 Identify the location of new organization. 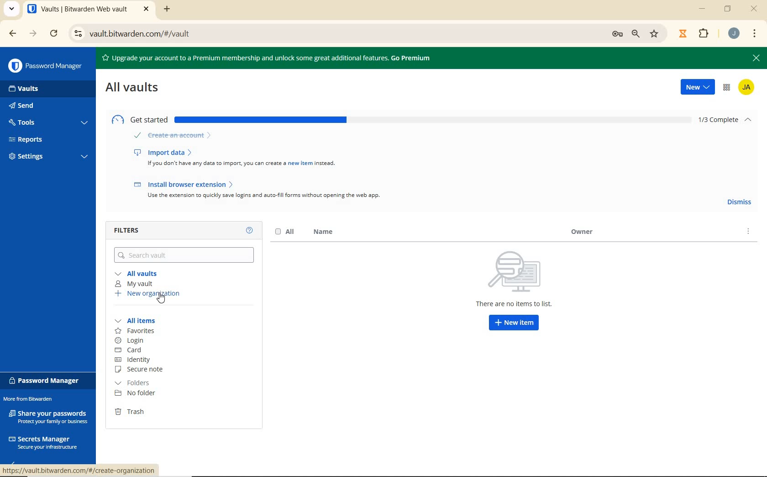
(148, 294).